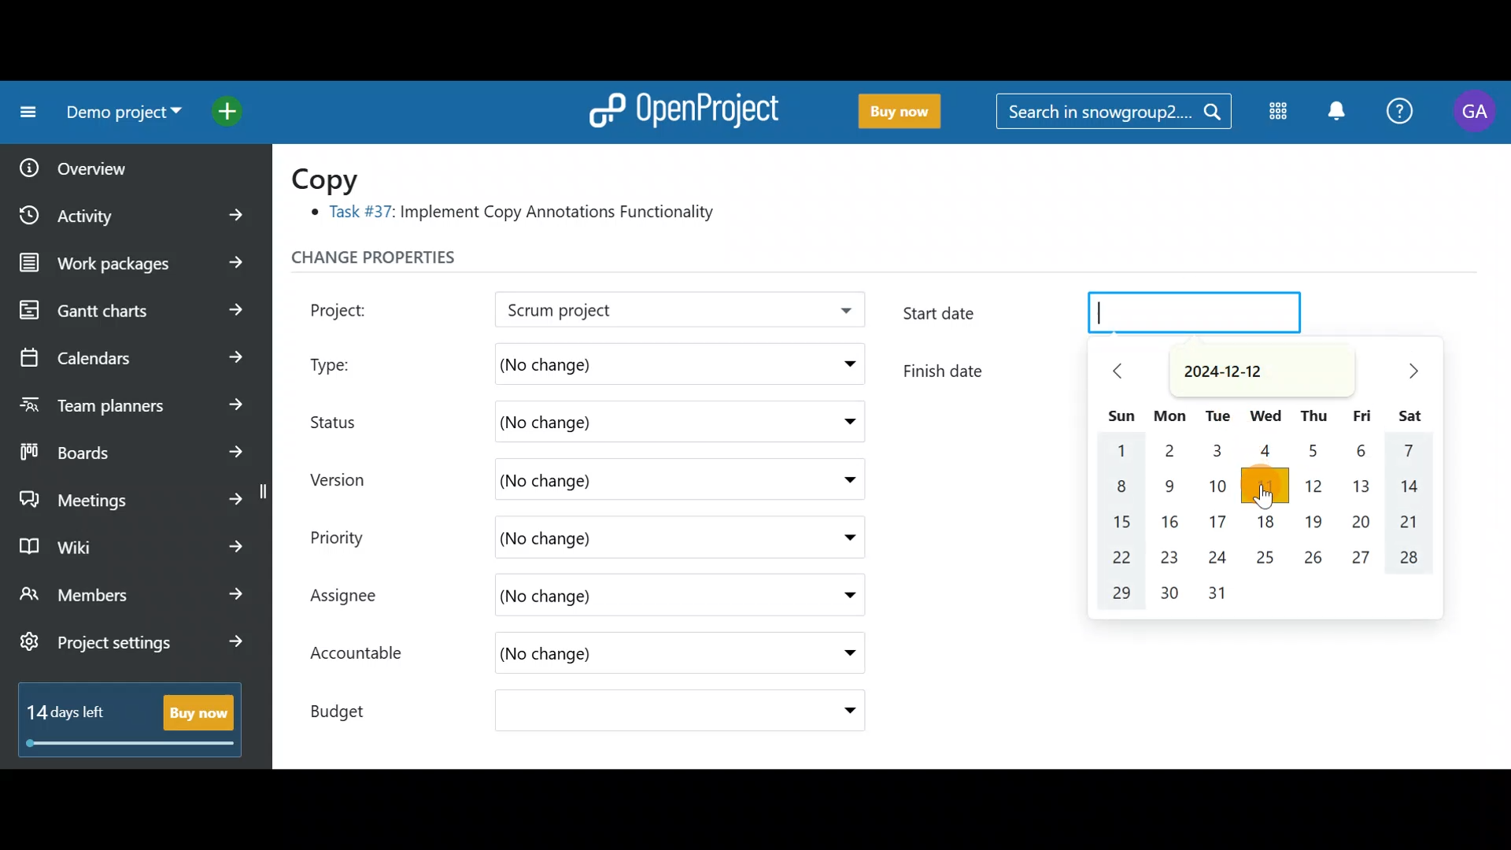 This screenshot has height=850, width=1511. I want to click on Priority drop down, so click(834, 536).